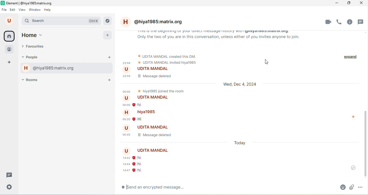  What do you see at coordinates (29, 3) in the screenshot?
I see `title` at bounding box center [29, 3].